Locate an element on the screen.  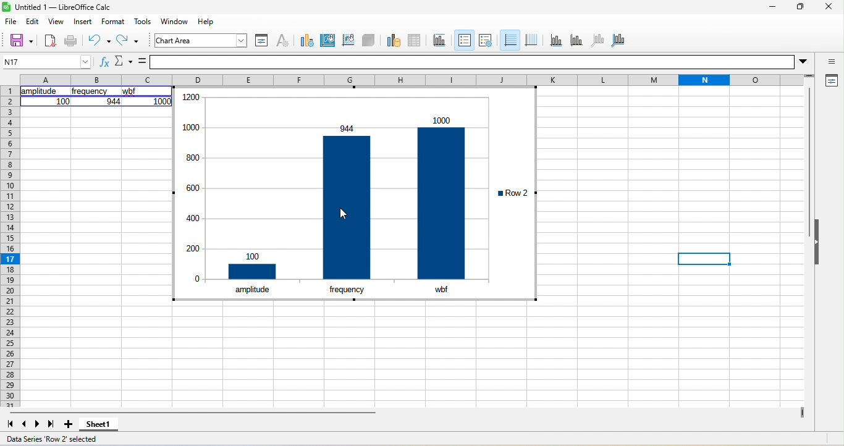
first sheet is located at coordinates (11, 424).